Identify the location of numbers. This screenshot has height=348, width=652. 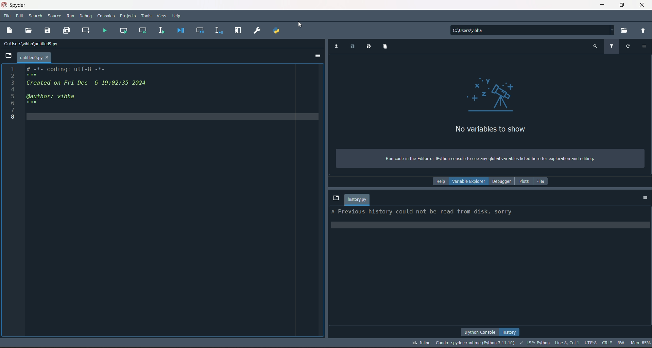
(12, 94).